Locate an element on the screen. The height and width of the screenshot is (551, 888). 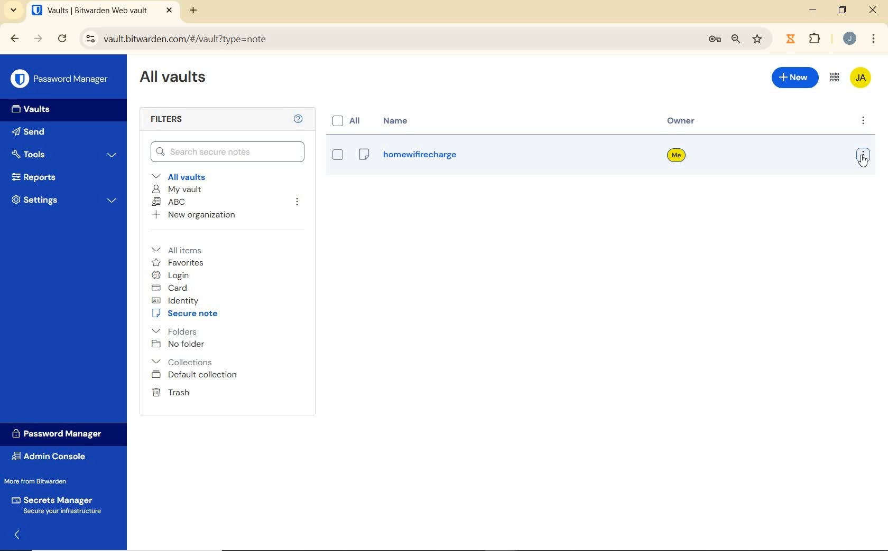
Admin Console is located at coordinates (54, 456).